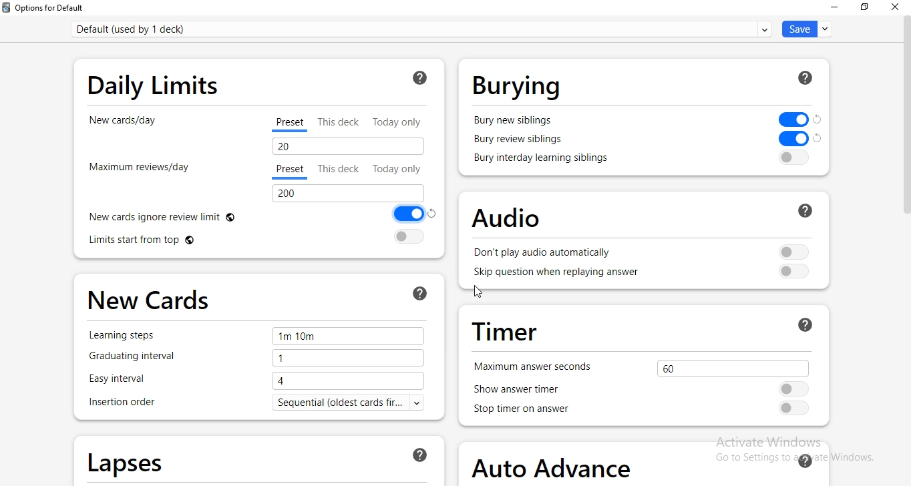  What do you see at coordinates (805, 29) in the screenshot?
I see `save` at bounding box center [805, 29].